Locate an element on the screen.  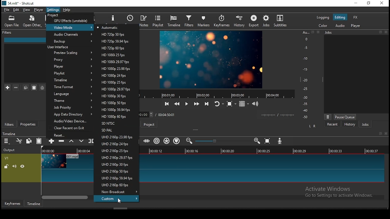
timeline is located at coordinates (175, 21).